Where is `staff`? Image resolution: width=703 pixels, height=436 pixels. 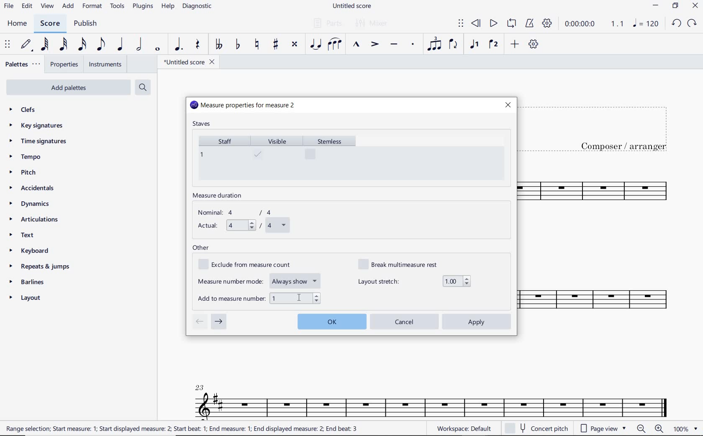
staff is located at coordinates (222, 157).